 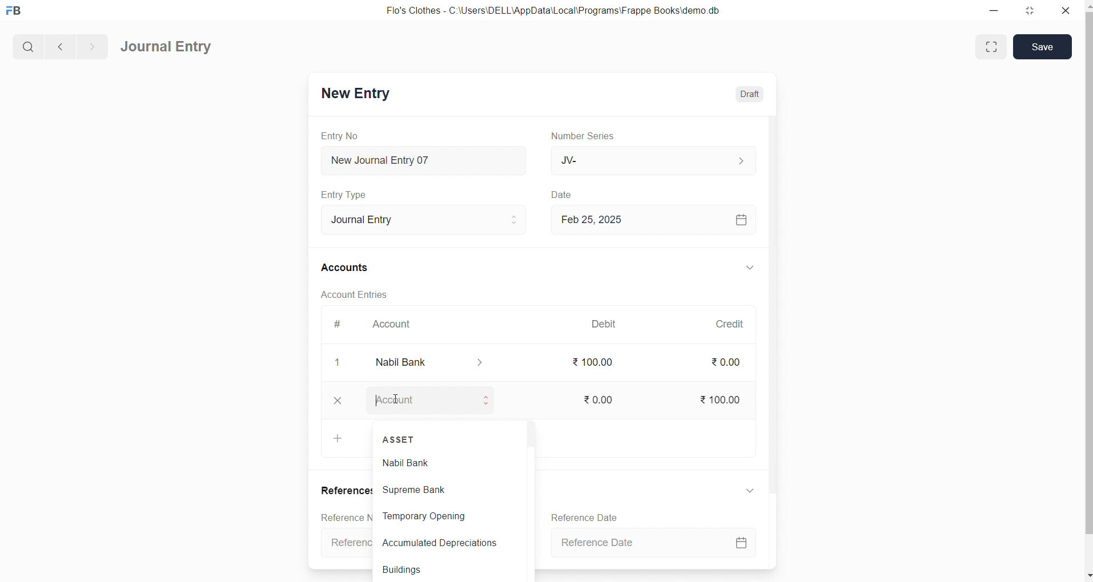 I want to click on Reference Number, so click(x=346, y=518).